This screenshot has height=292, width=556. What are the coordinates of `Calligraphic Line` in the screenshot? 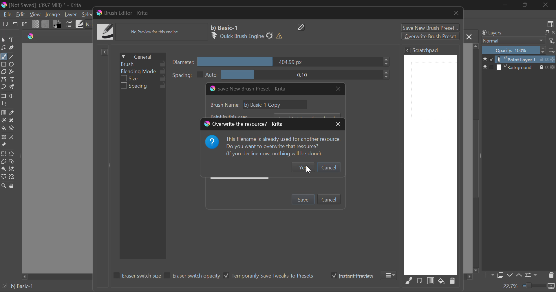 It's located at (11, 47).